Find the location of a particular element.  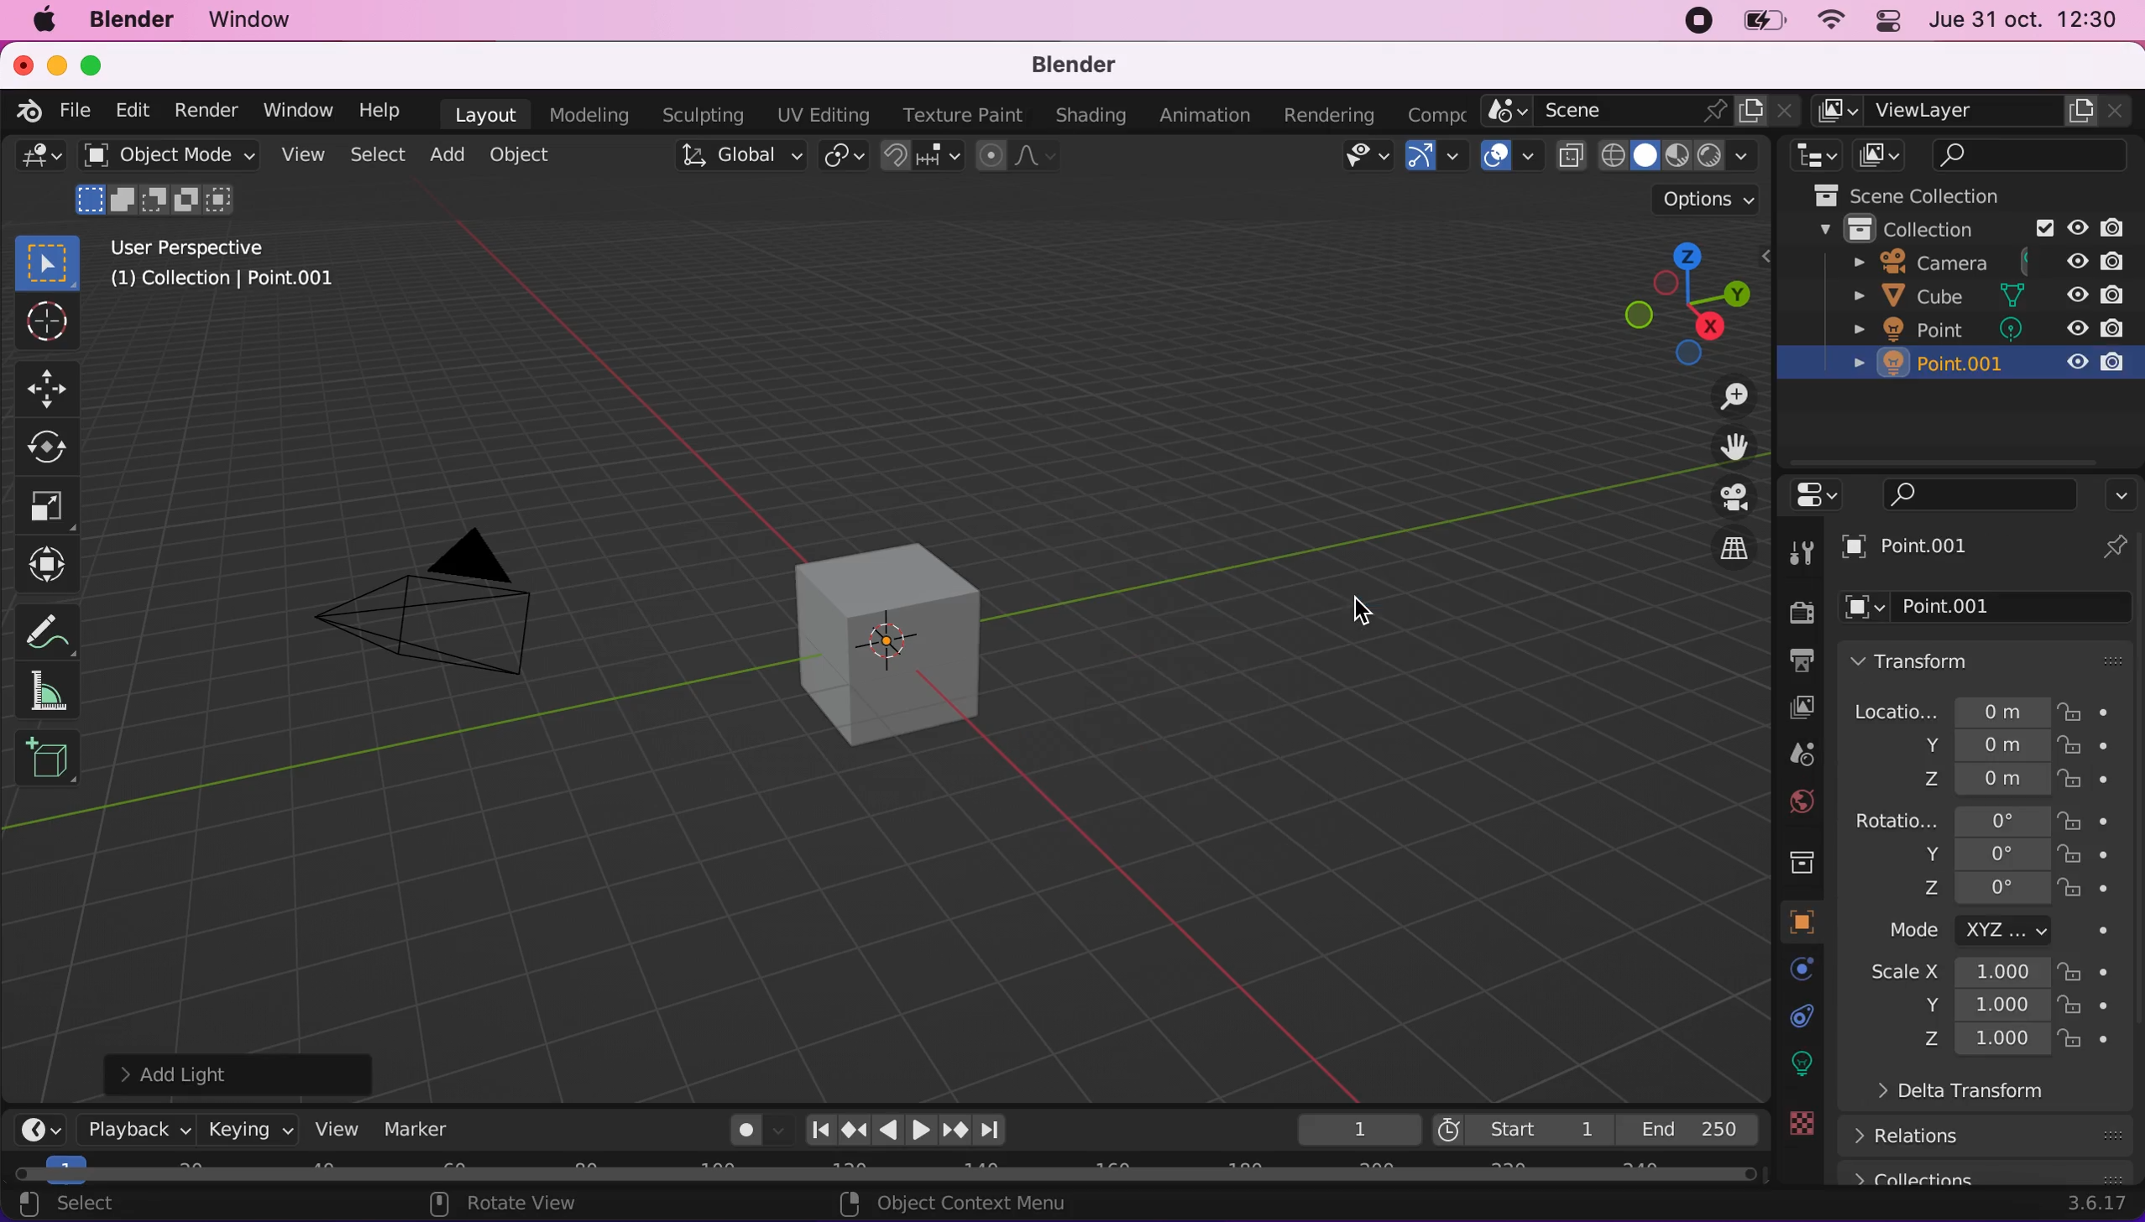

lock is located at coordinates (2090, 855).